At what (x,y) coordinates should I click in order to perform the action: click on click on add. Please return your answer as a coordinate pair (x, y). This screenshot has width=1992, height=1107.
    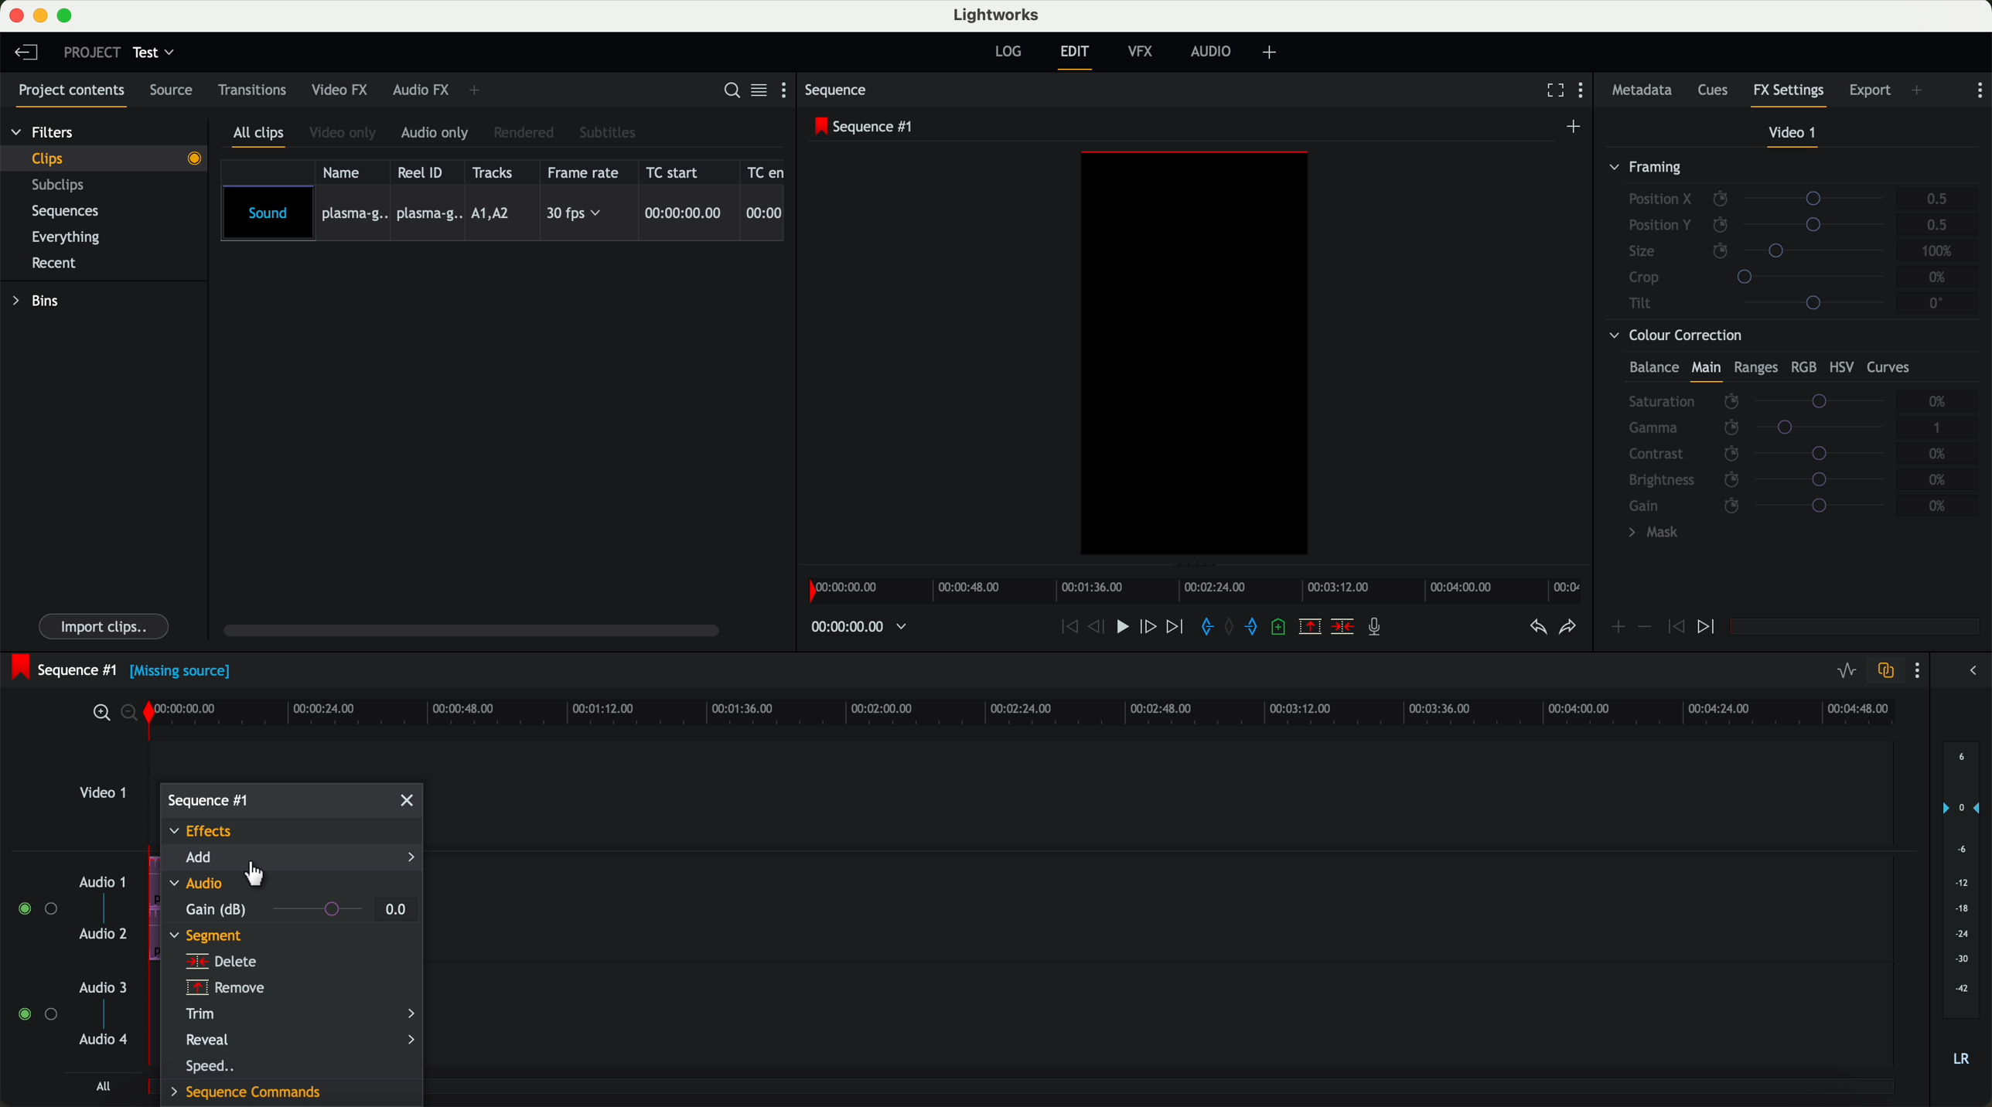
    Looking at the image, I should click on (292, 860).